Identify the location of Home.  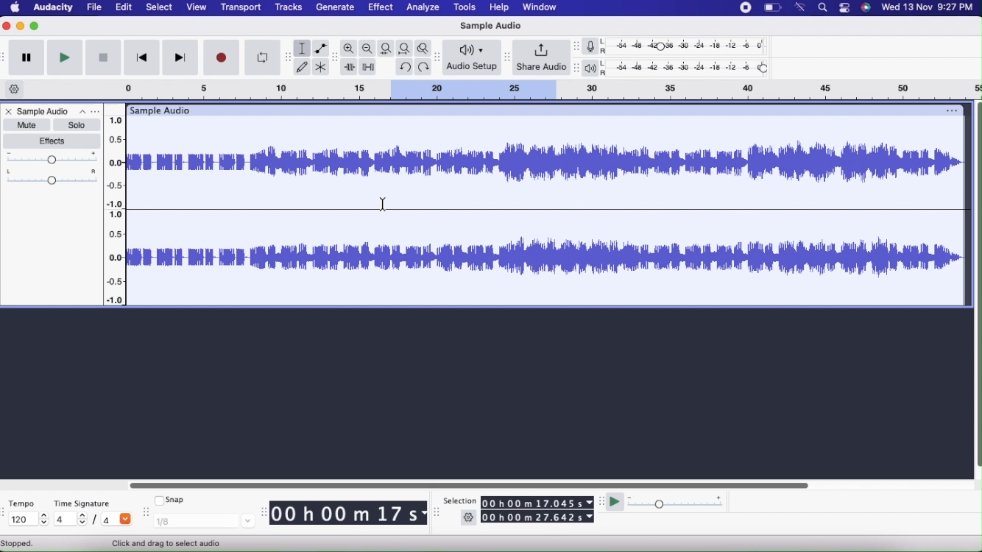
(15, 7).